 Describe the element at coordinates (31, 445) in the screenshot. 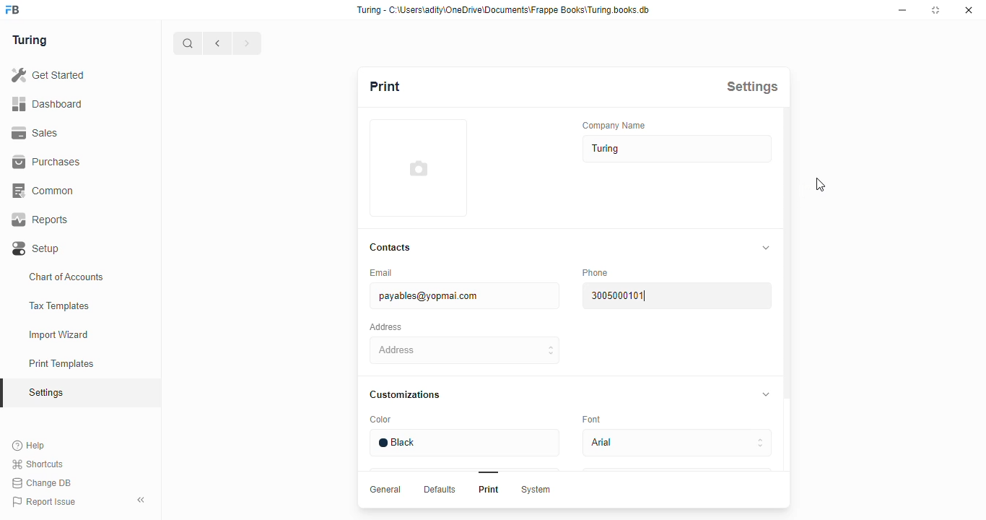

I see `Help` at that location.